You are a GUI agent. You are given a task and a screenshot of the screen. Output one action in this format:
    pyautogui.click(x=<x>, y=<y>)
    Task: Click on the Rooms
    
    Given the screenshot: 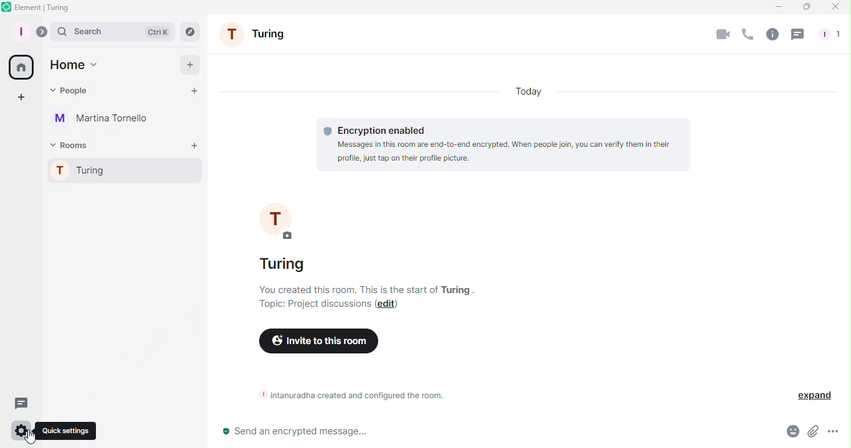 What is the action you would take?
    pyautogui.click(x=75, y=144)
    